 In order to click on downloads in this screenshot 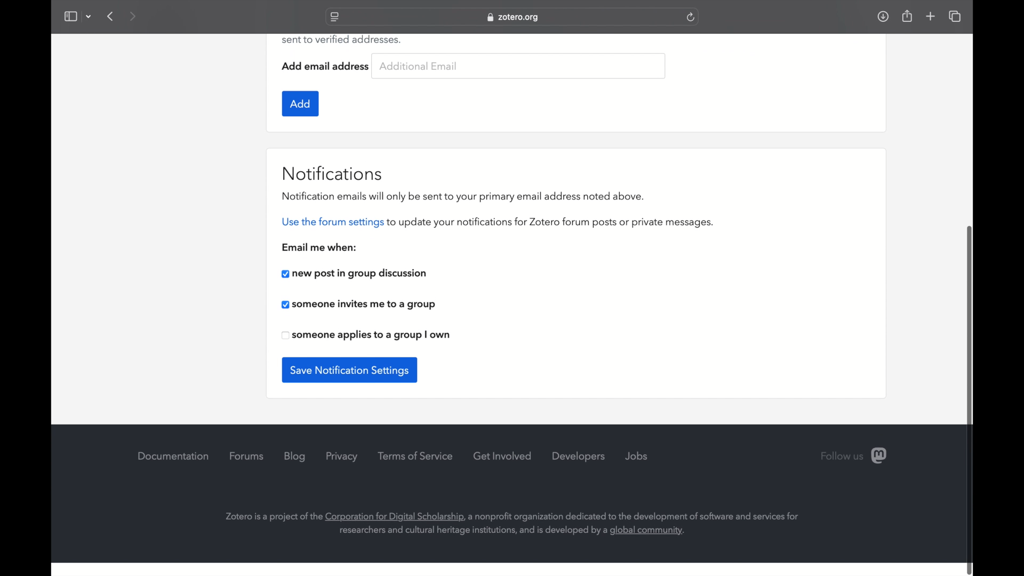, I will do `click(883, 16)`.